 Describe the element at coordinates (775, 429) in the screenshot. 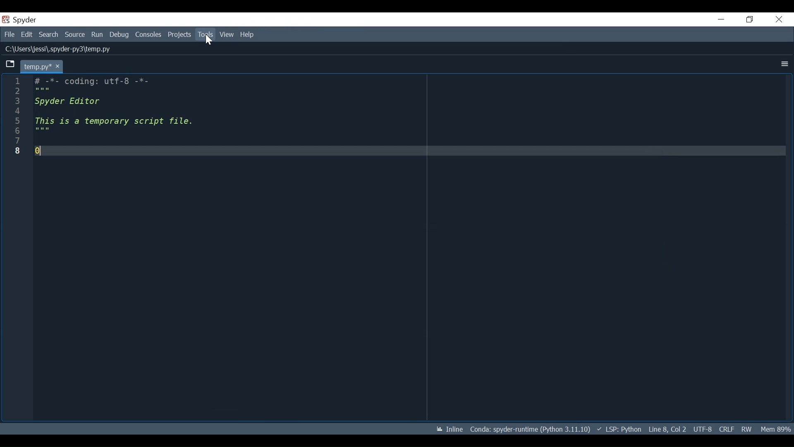

I see `Memory Usage` at that location.